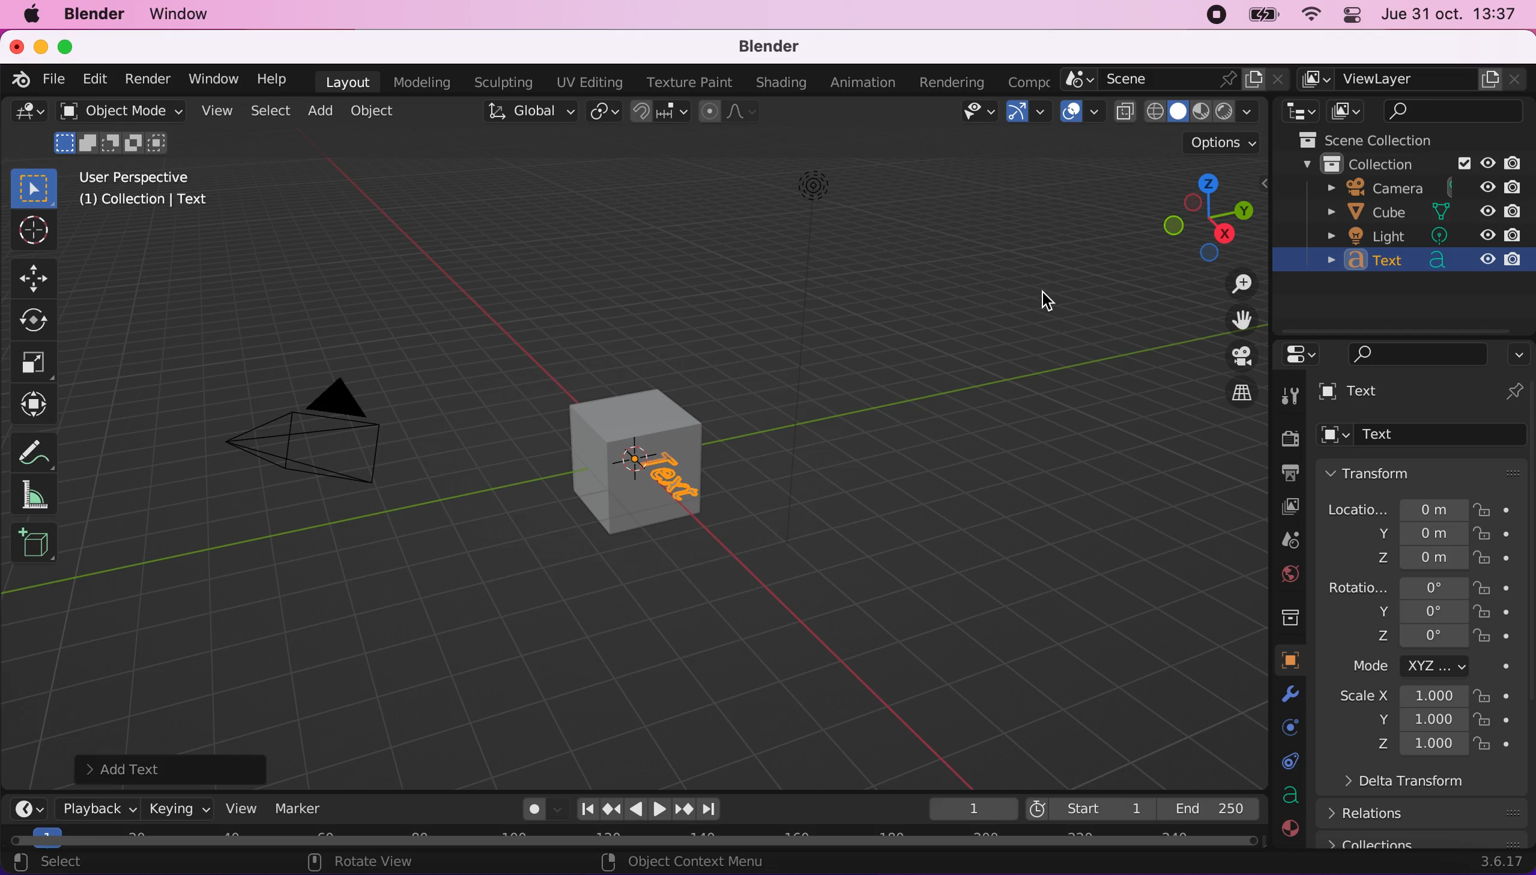 This screenshot has width=1536, height=875. What do you see at coordinates (1519, 353) in the screenshot?
I see `options` at bounding box center [1519, 353].